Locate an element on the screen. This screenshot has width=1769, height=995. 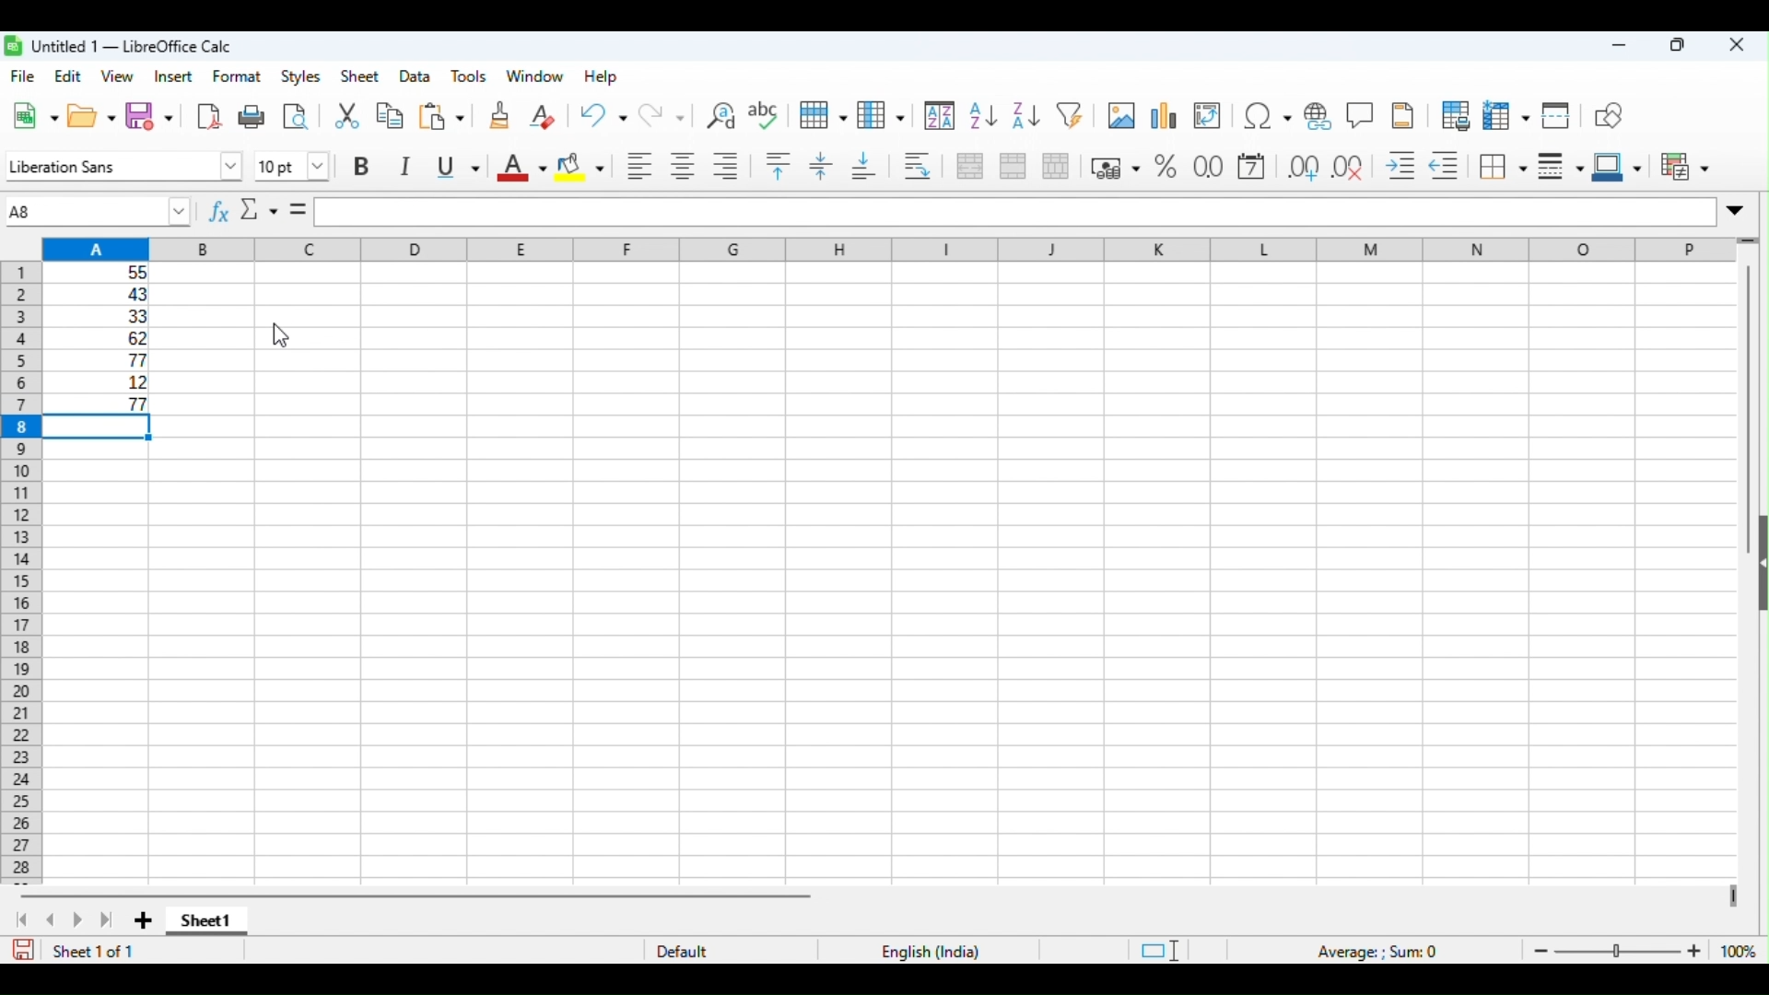
file is located at coordinates (26, 77).